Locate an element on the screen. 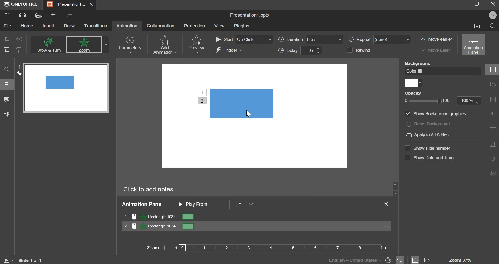 The width and height of the screenshot is (499, 264). Opacity is located at coordinates (415, 93).